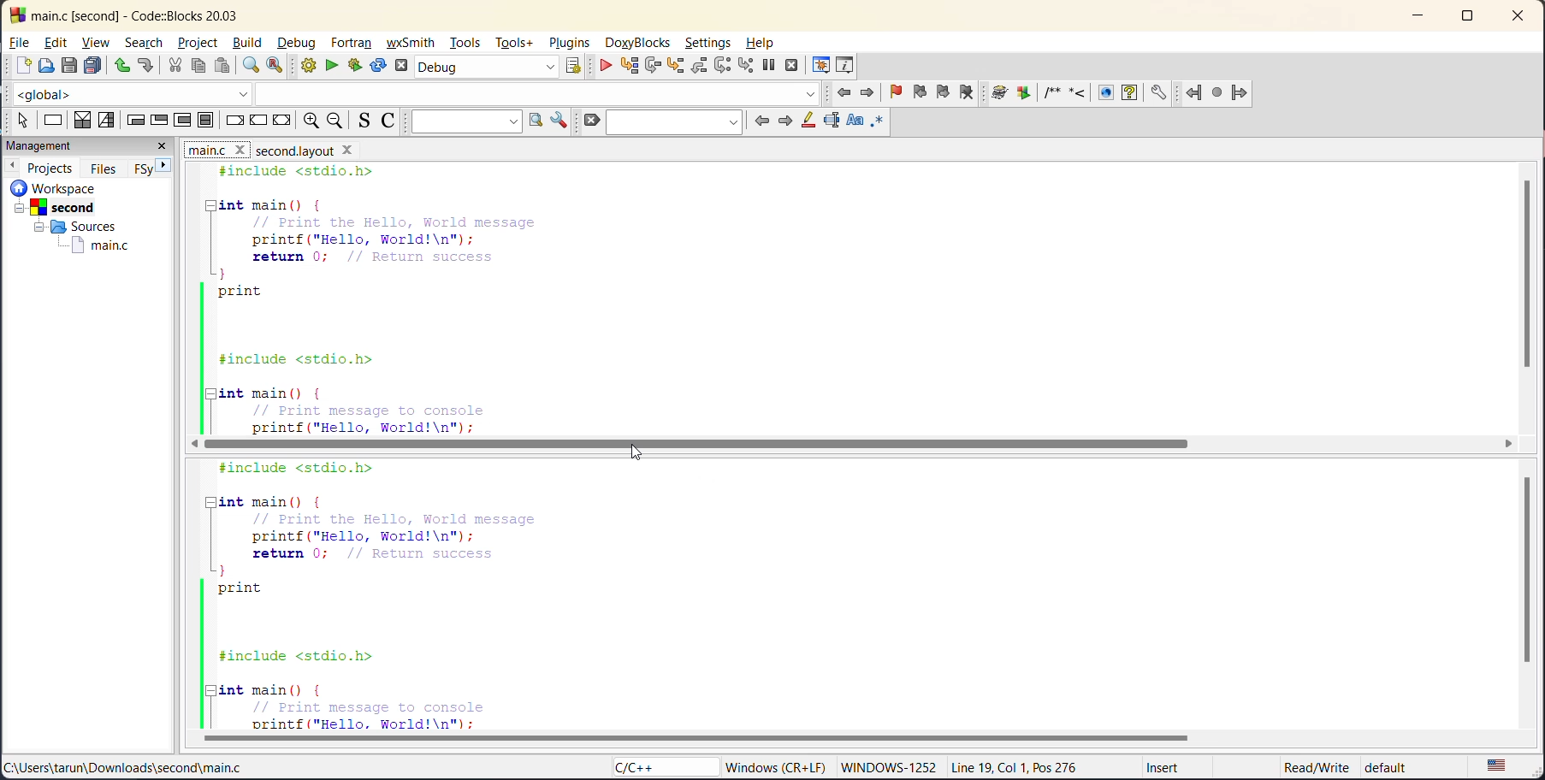  What do you see at coordinates (878, 123) in the screenshot?
I see `regex` at bounding box center [878, 123].